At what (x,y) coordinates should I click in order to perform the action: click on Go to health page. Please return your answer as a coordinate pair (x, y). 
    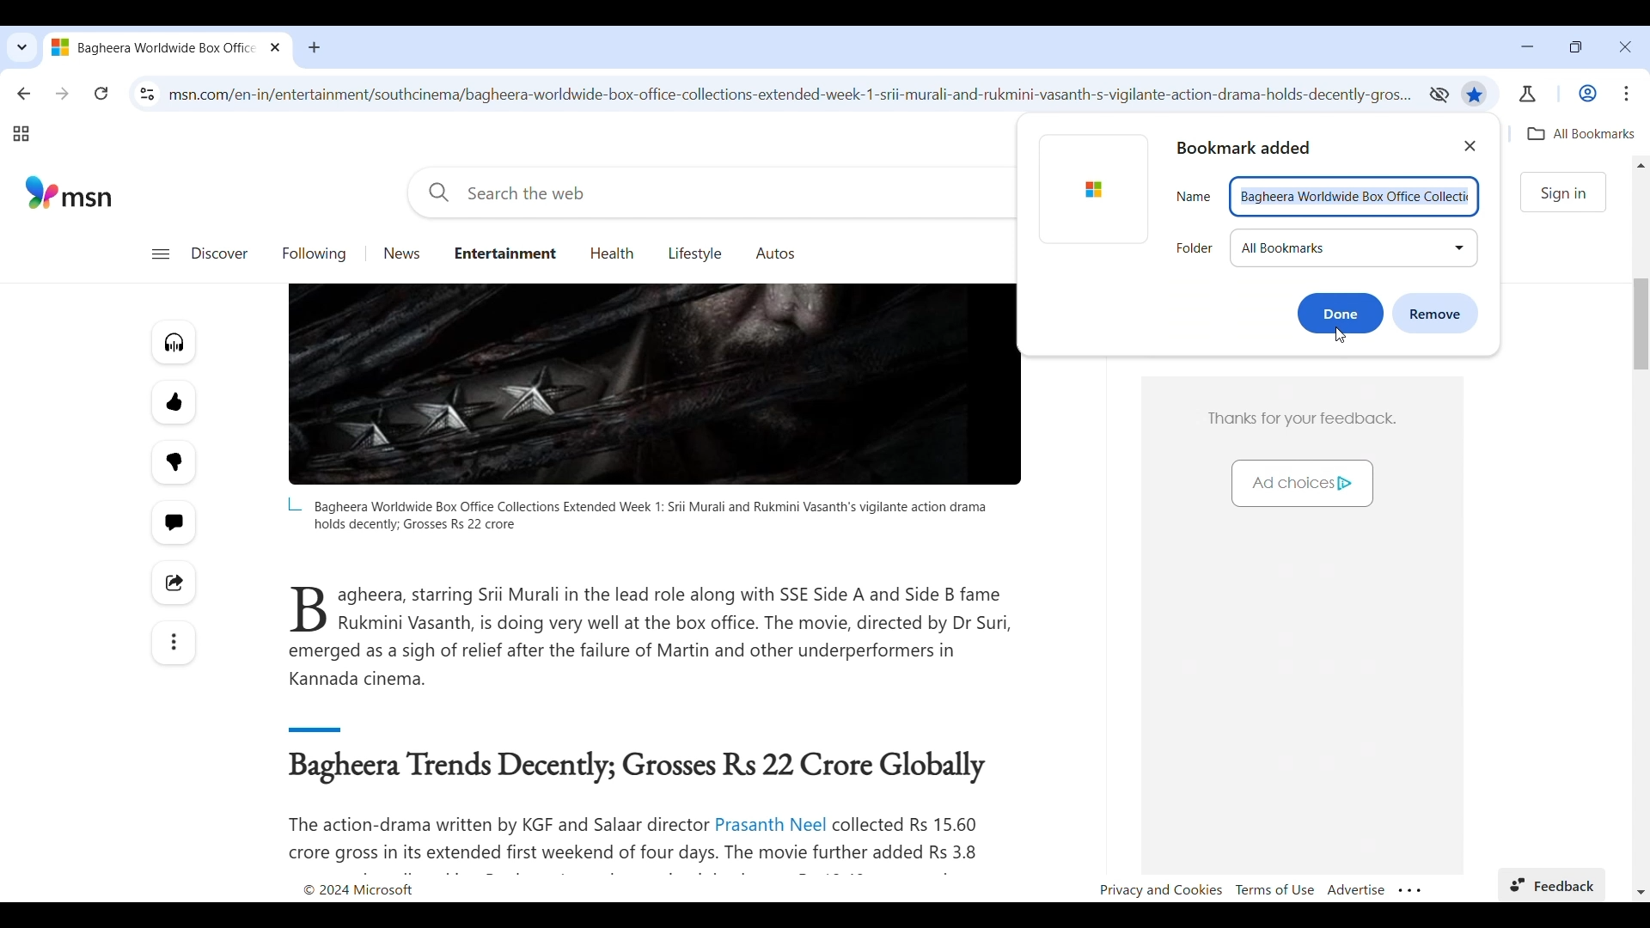
    Looking at the image, I should click on (613, 254).